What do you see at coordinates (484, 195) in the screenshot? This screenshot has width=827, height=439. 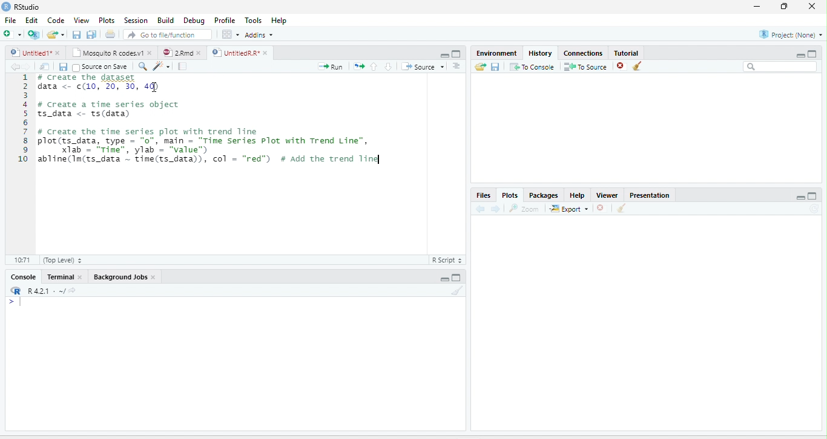 I see `Files` at bounding box center [484, 195].